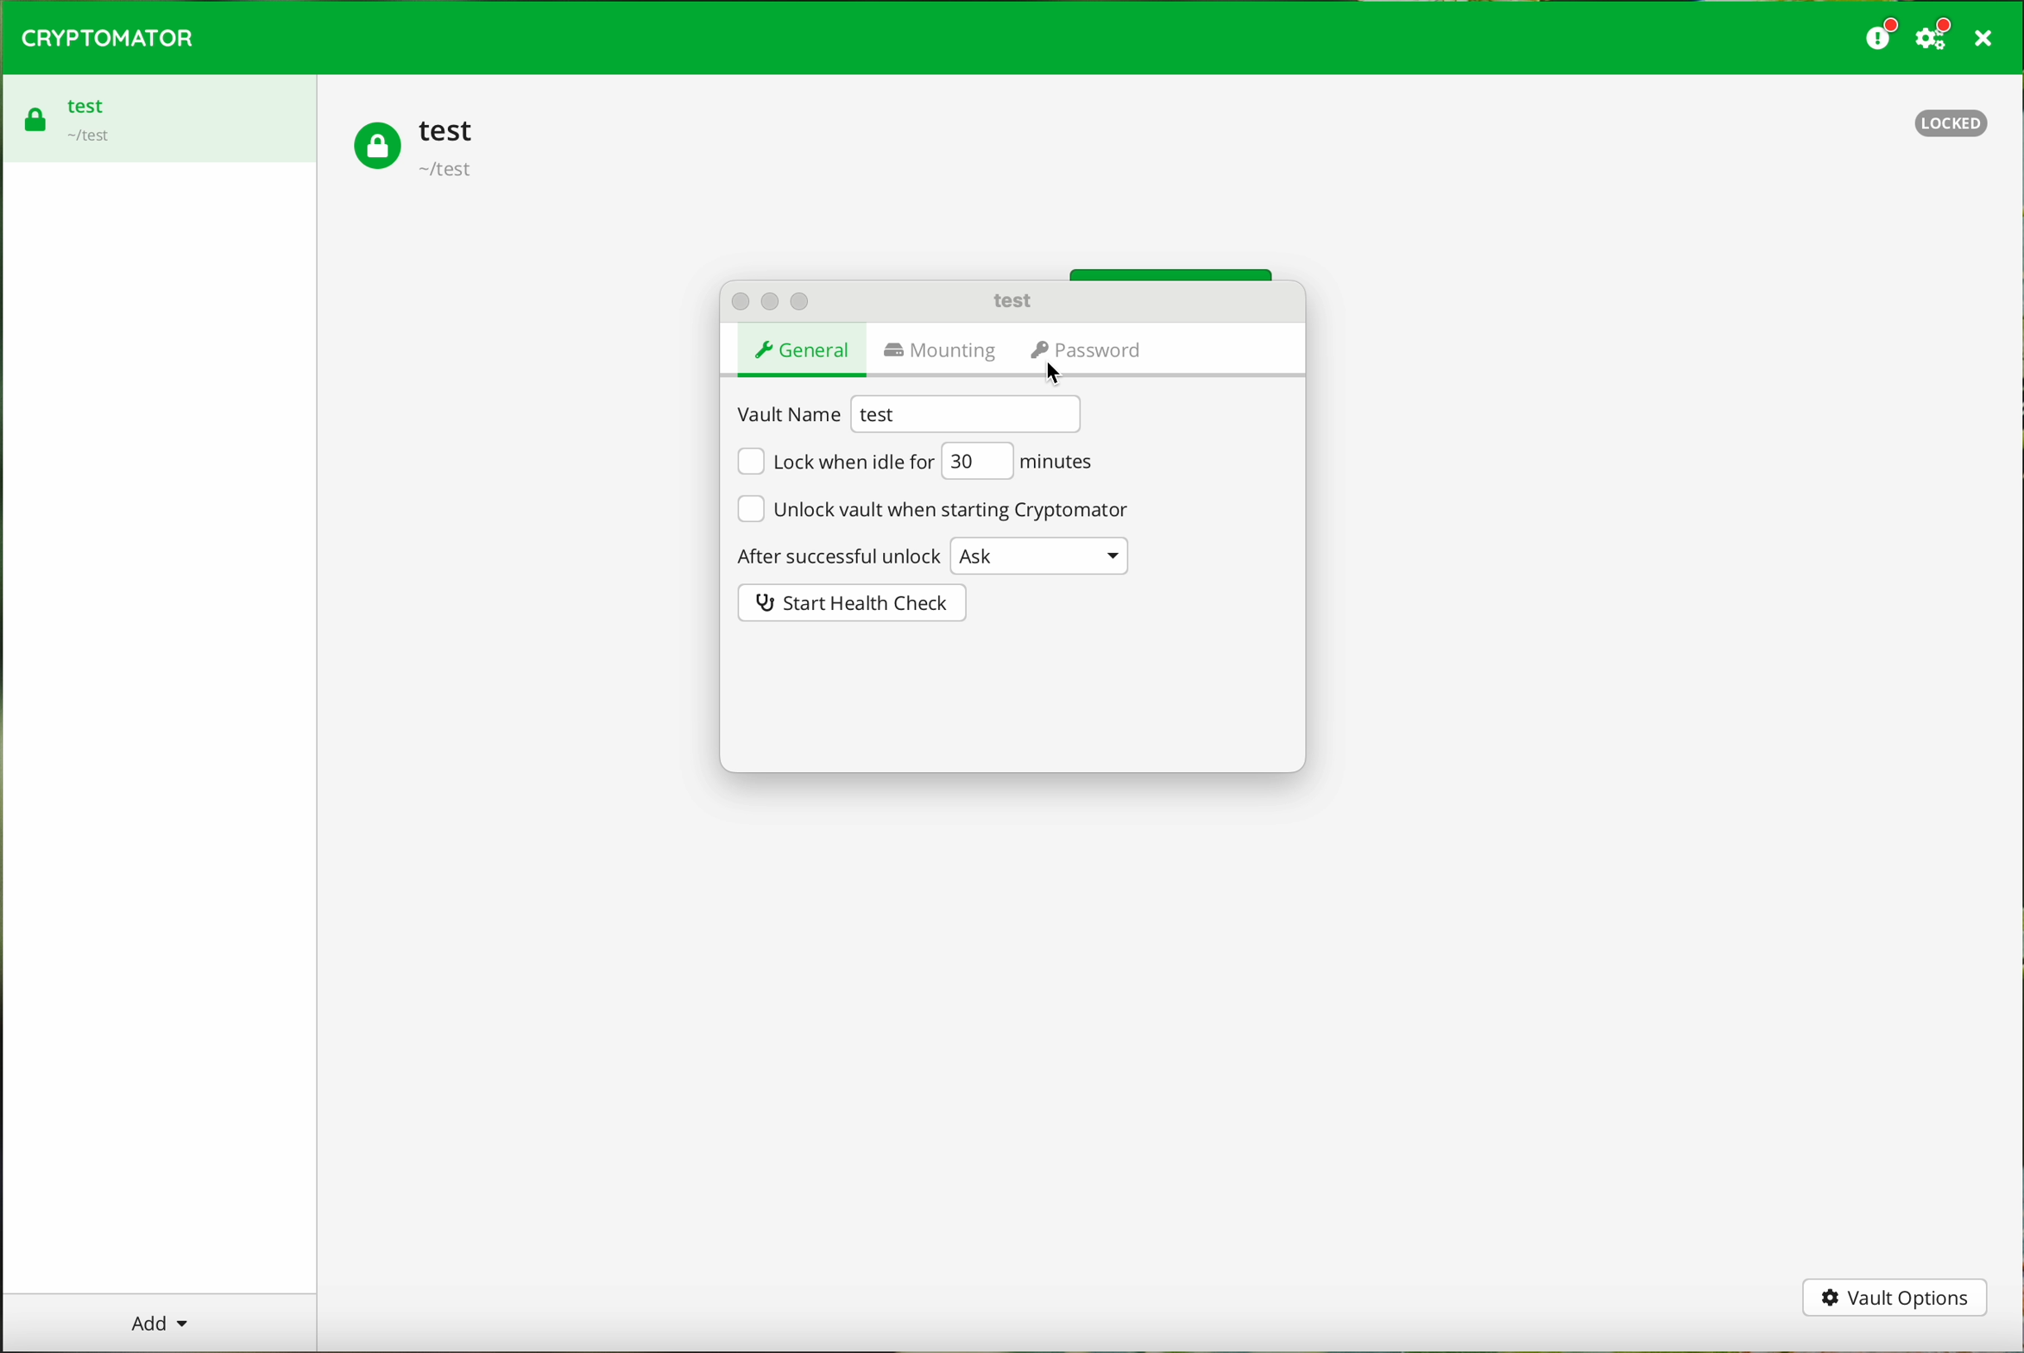 The image size is (2024, 1353). What do you see at coordinates (1953, 121) in the screenshot?
I see `locked` at bounding box center [1953, 121].